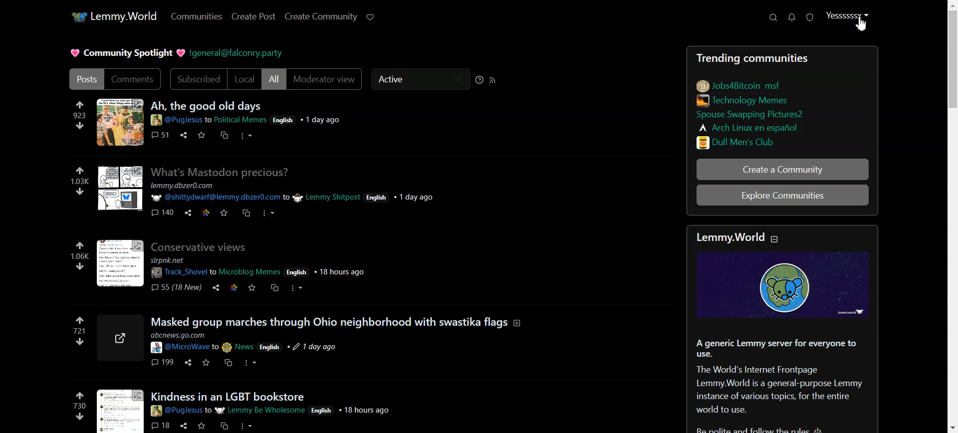 The height and width of the screenshot is (433, 958). What do you see at coordinates (204, 212) in the screenshot?
I see `link` at bounding box center [204, 212].